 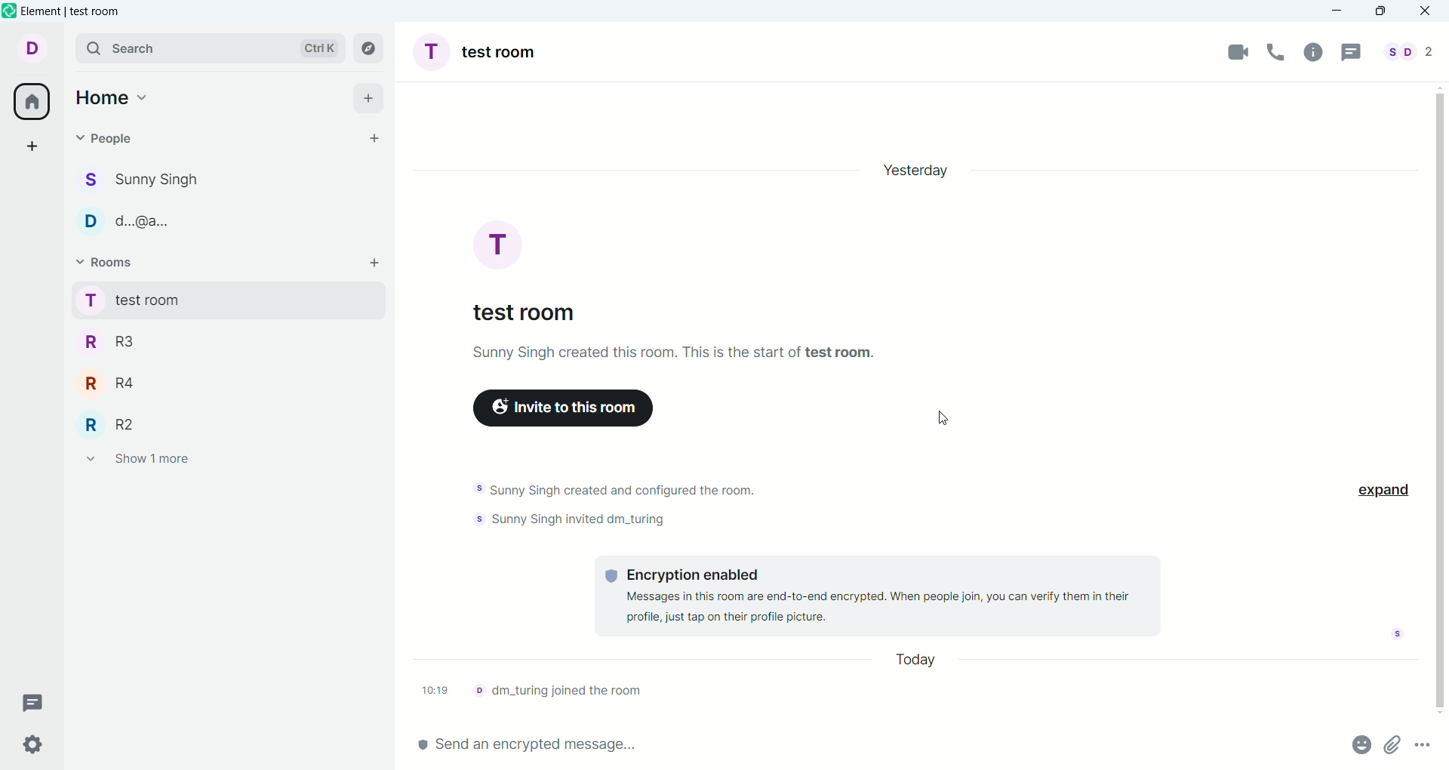 What do you see at coordinates (558, 413) in the screenshot?
I see `invite to this room` at bounding box center [558, 413].